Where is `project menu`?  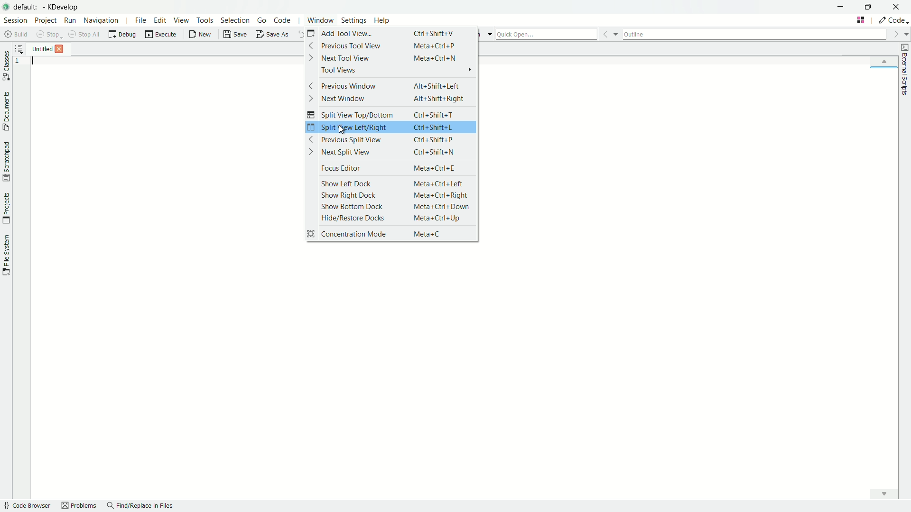
project menu is located at coordinates (46, 20).